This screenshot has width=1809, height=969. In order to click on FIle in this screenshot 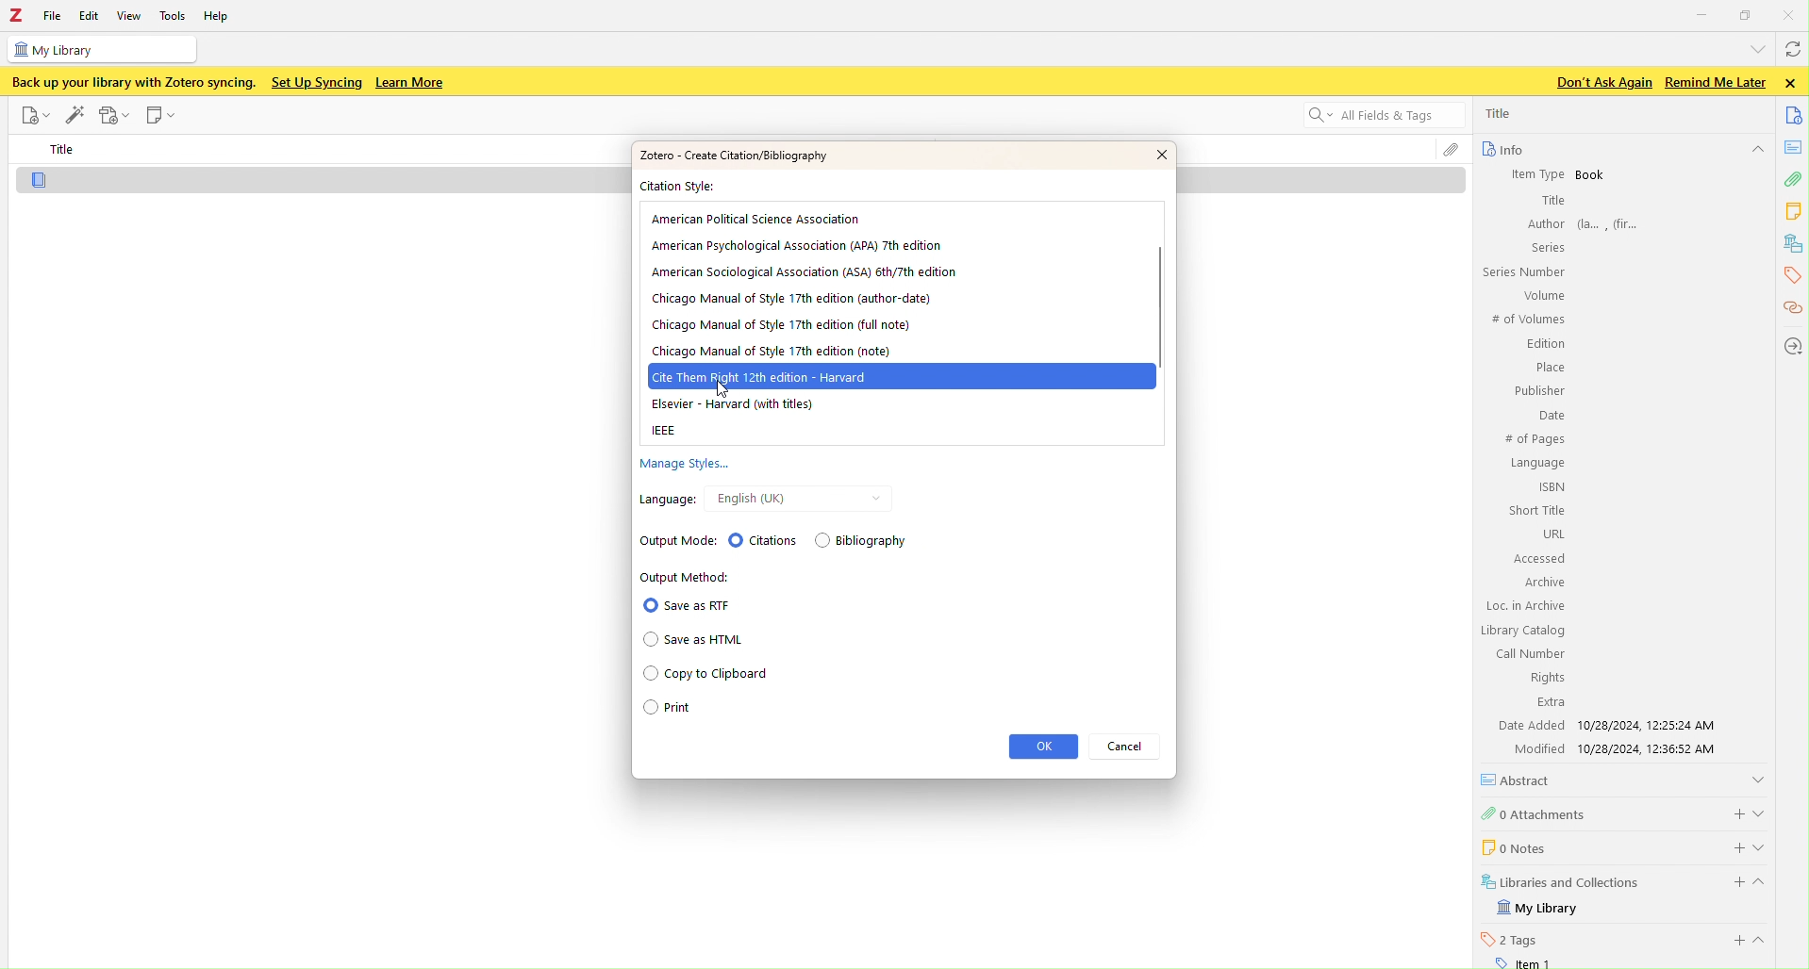, I will do `click(53, 16)`.